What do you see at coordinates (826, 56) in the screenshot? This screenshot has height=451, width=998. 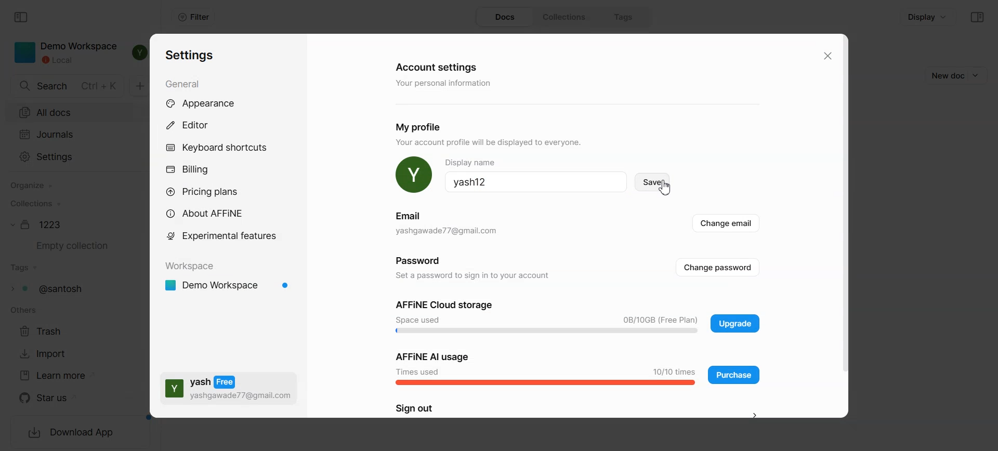 I see `Close` at bounding box center [826, 56].